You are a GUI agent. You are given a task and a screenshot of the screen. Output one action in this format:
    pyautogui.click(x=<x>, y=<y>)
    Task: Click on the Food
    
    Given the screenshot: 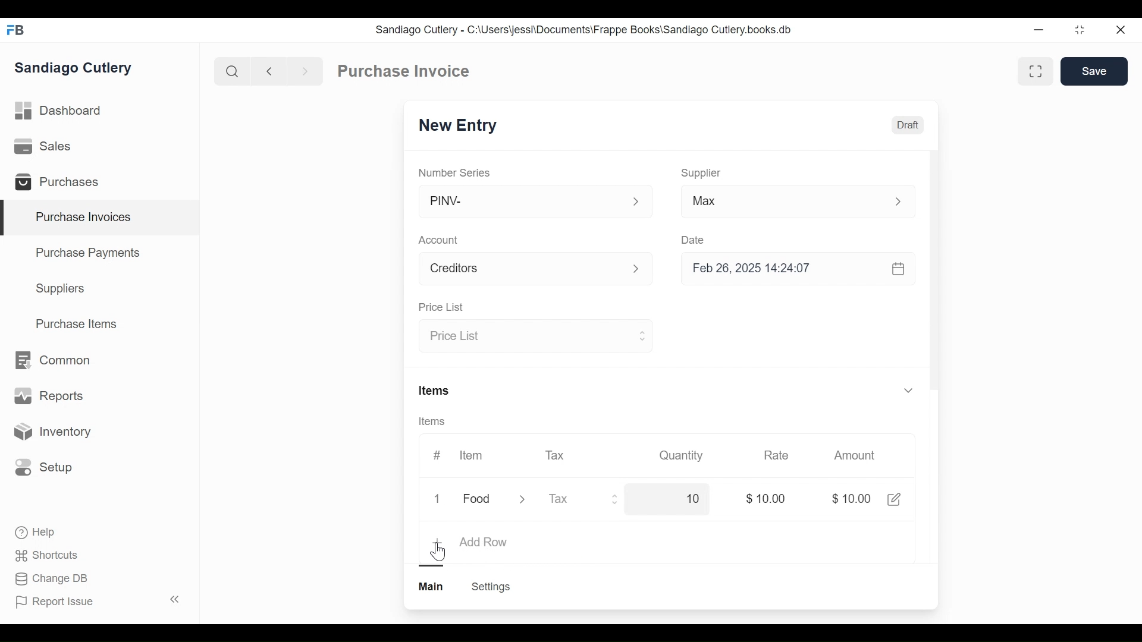 What is the action you would take?
    pyautogui.click(x=479, y=500)
    